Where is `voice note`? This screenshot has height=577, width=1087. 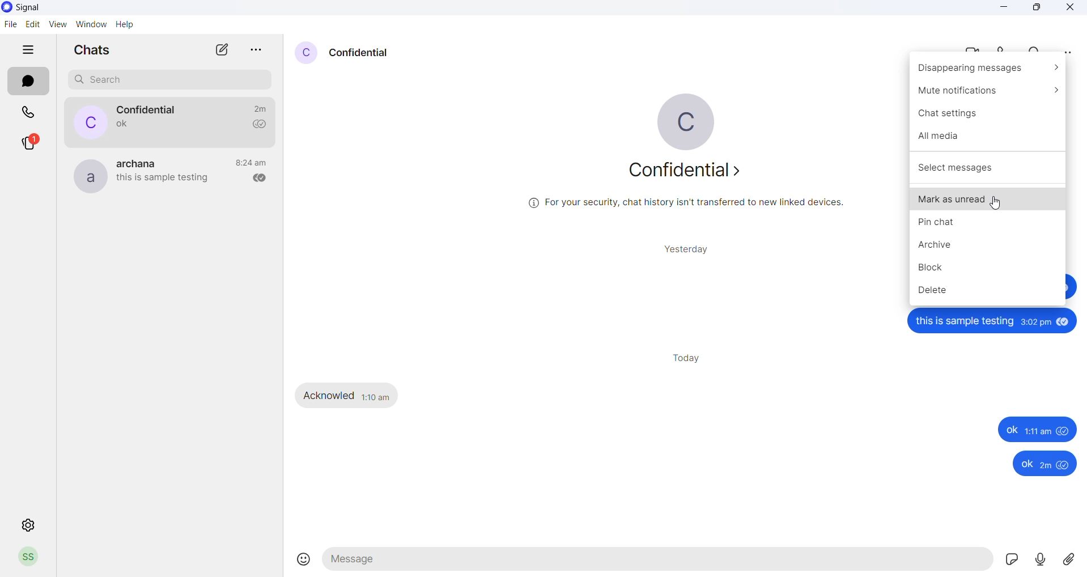
voice note is located at coordinates (1041, 561).